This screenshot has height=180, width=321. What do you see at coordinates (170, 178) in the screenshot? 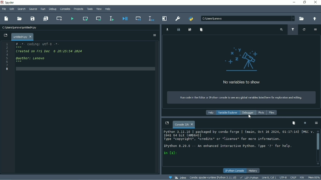
I see `Help spyder` at bounding box center [170, 178].